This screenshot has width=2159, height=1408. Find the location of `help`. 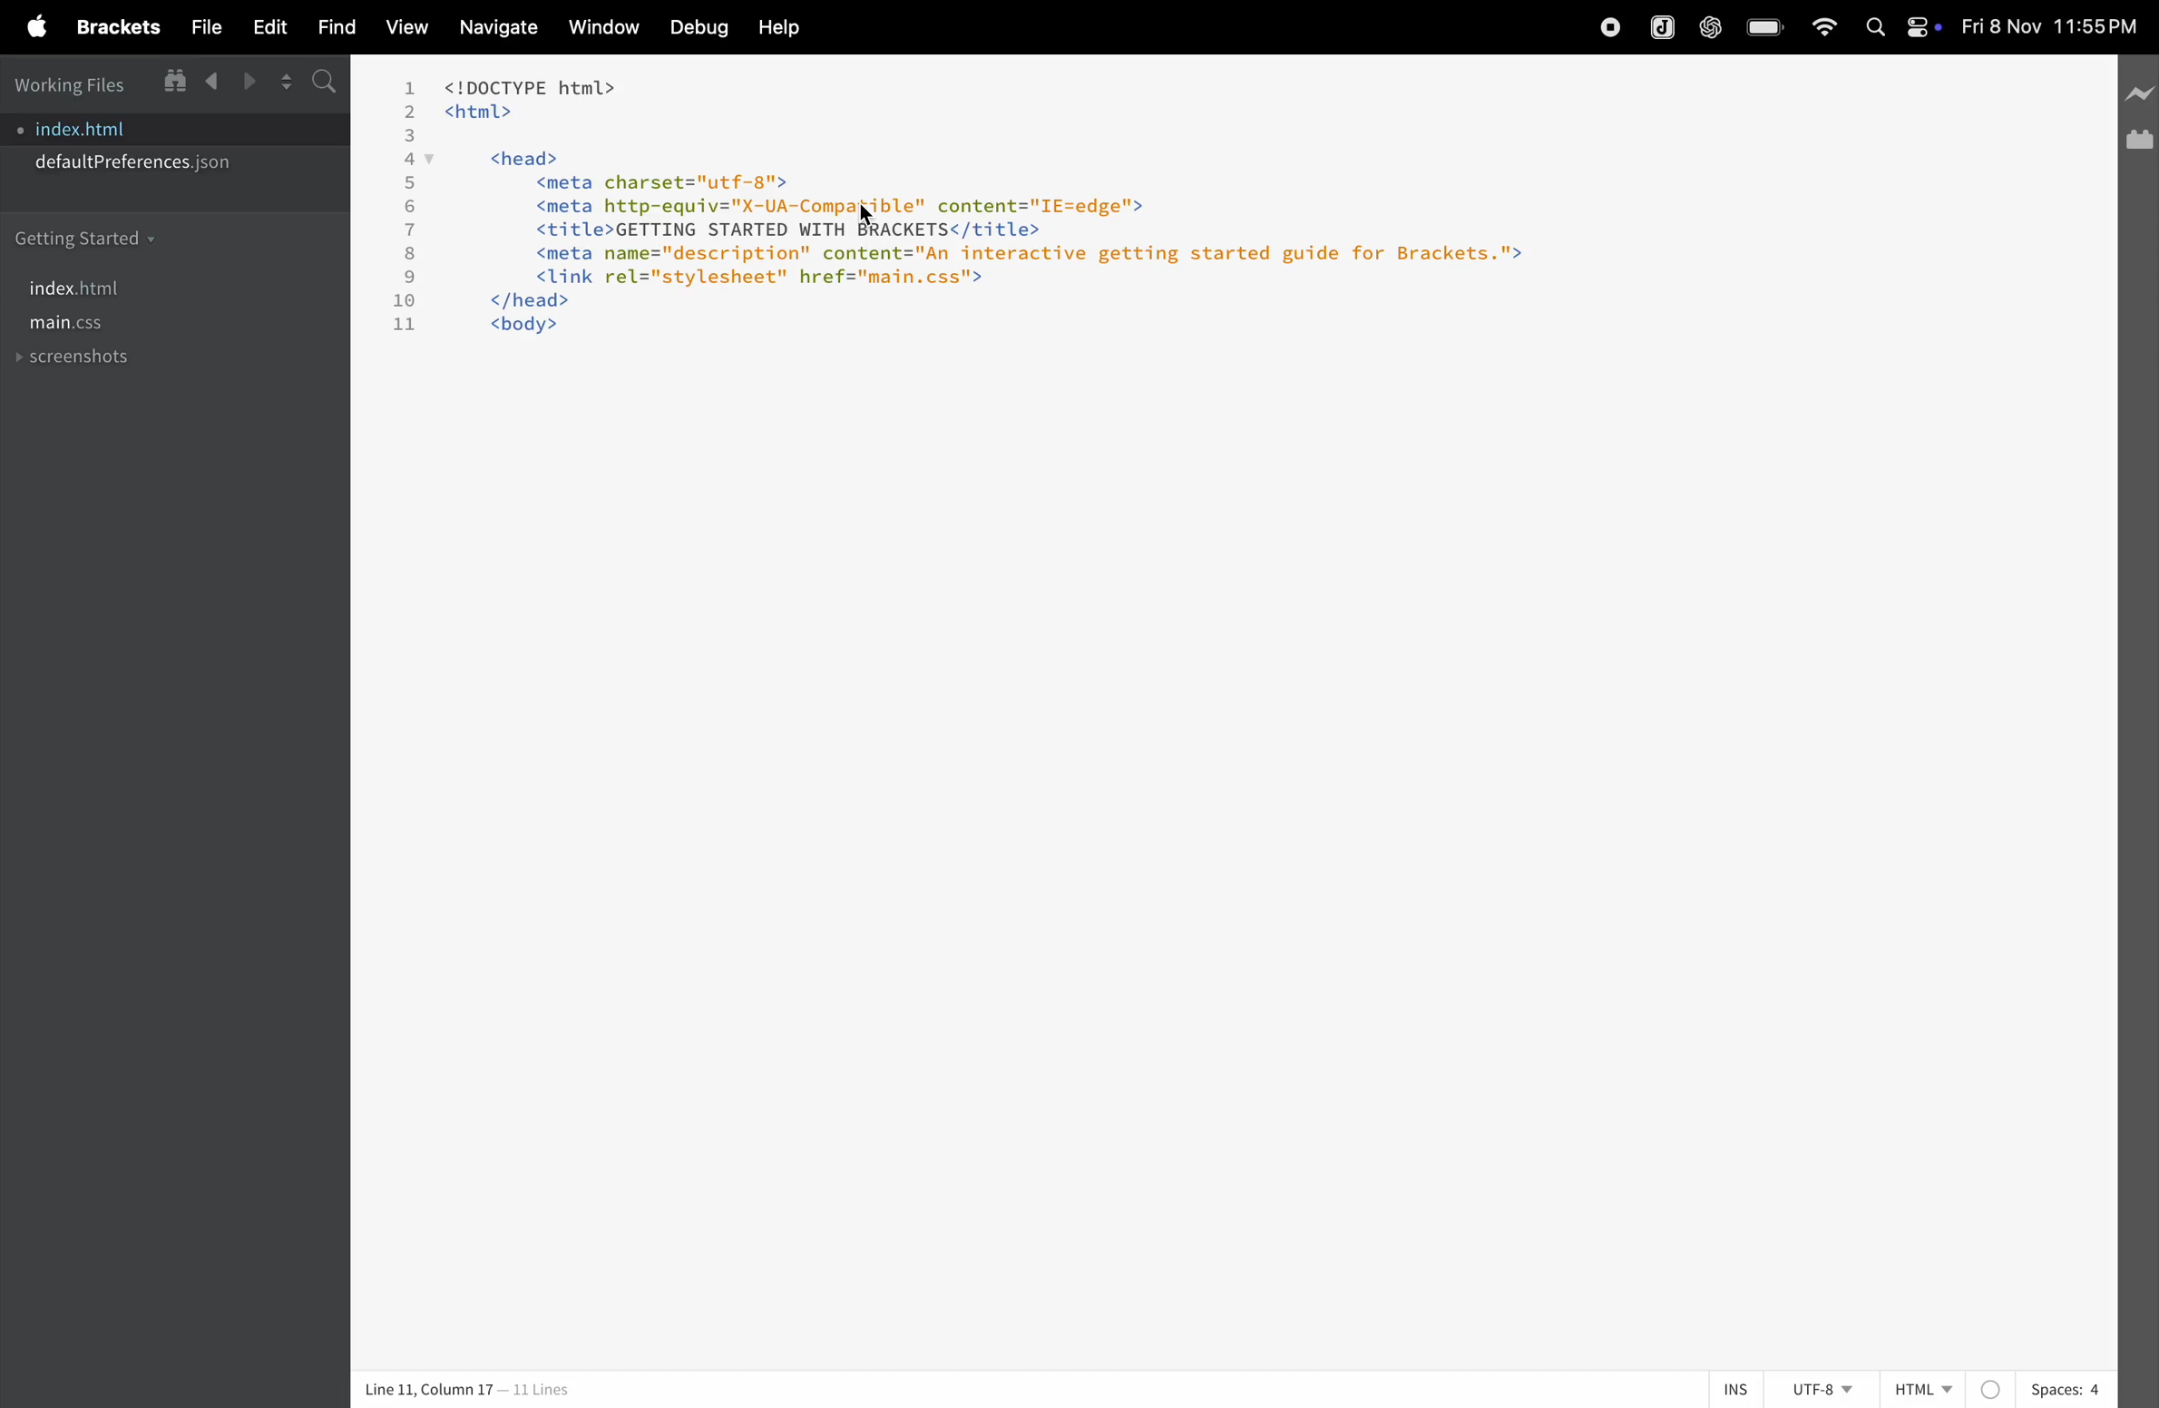

help is located at coordinates (779, 29).